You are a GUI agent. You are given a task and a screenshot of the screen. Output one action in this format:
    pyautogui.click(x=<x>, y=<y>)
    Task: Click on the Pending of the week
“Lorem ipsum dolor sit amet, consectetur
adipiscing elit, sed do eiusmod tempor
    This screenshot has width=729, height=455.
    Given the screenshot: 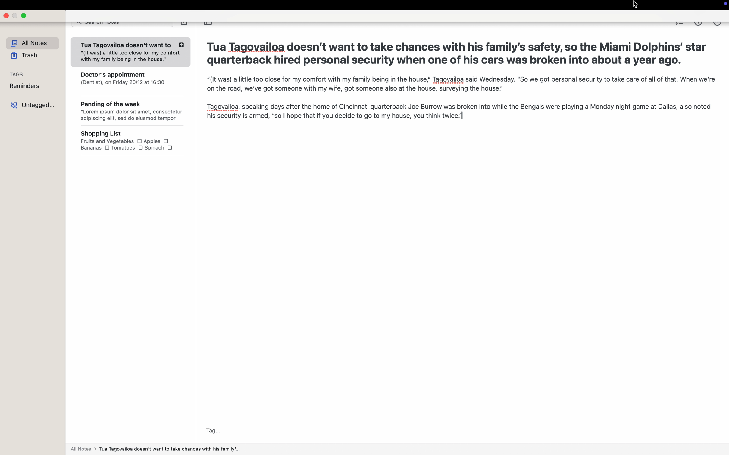 What is the action you would take?
    pyautogui.click(x=130, y=108)
    